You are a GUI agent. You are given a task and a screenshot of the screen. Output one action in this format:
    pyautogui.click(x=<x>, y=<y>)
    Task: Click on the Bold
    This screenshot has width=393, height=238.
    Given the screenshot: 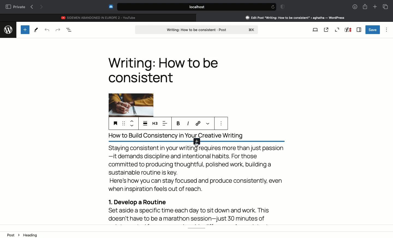 What is the action you would take?
    pyautogui.click(x=178, y=123)
    